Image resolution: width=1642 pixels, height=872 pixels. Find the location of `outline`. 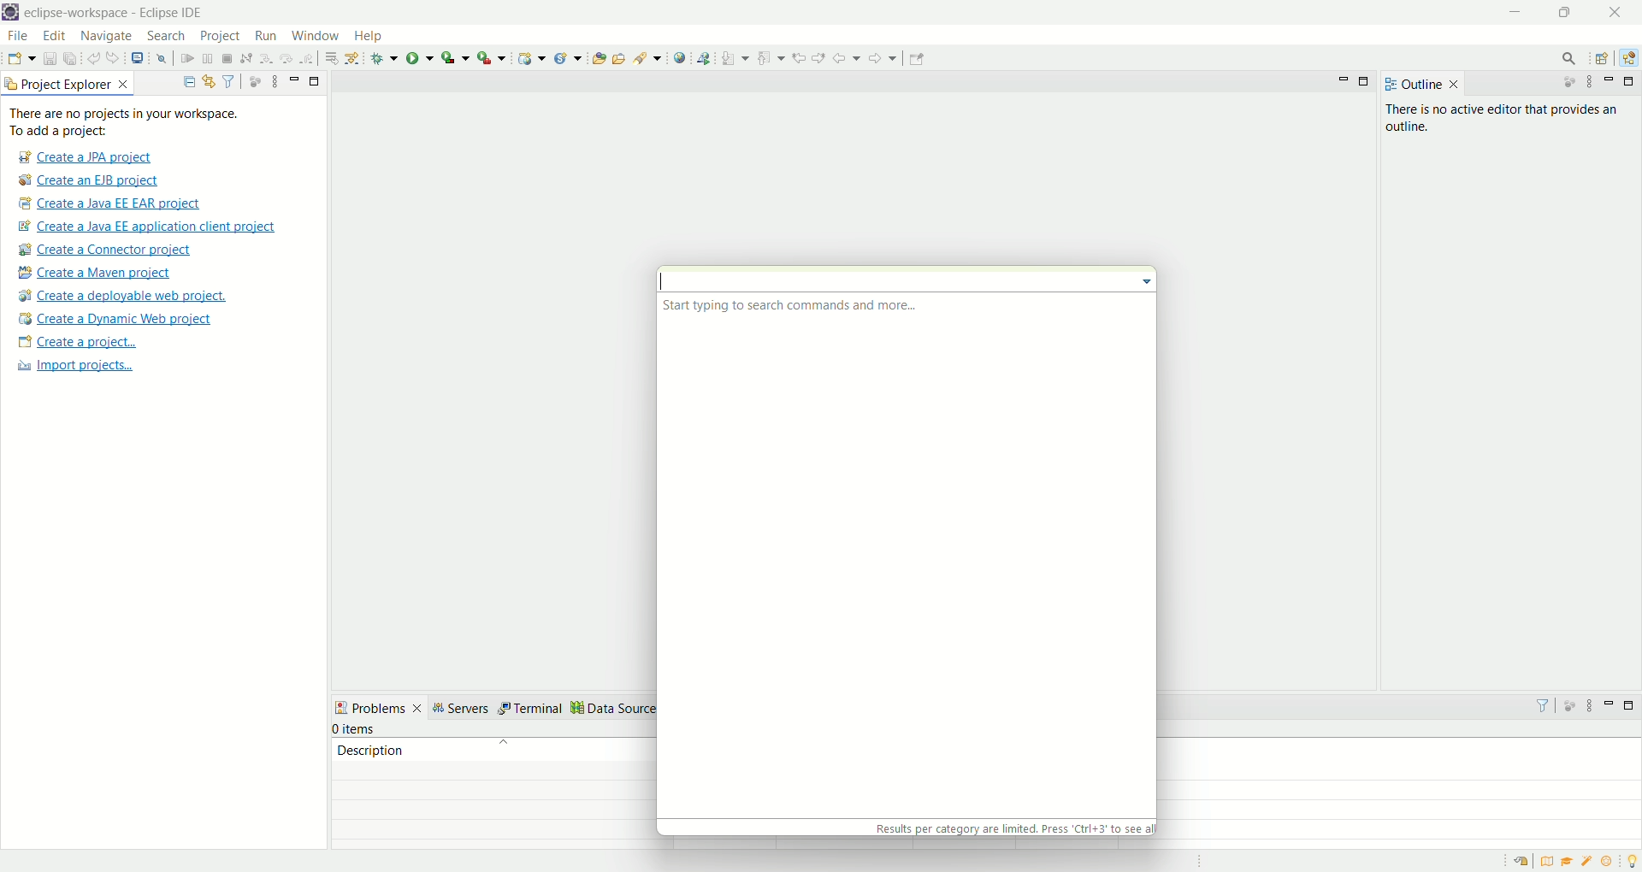

outline is located at coordinates (1421, 84).